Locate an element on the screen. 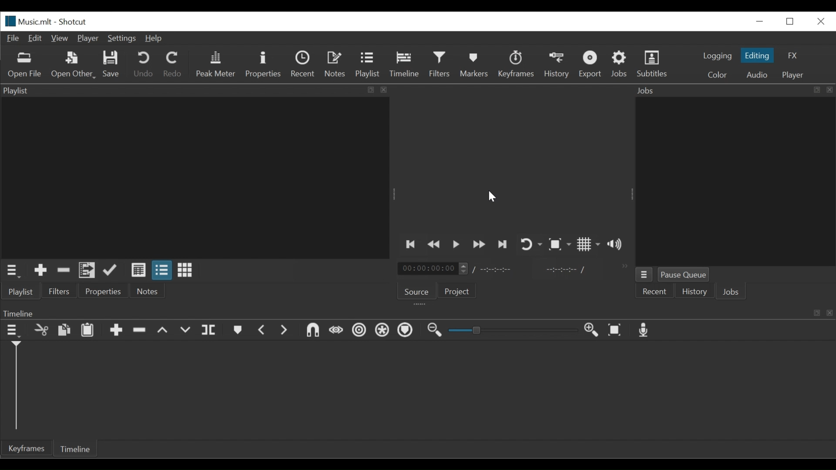 Image resolution: width=836 pixels, height=470 pixels. Properties is located at coordinates (104, 291).